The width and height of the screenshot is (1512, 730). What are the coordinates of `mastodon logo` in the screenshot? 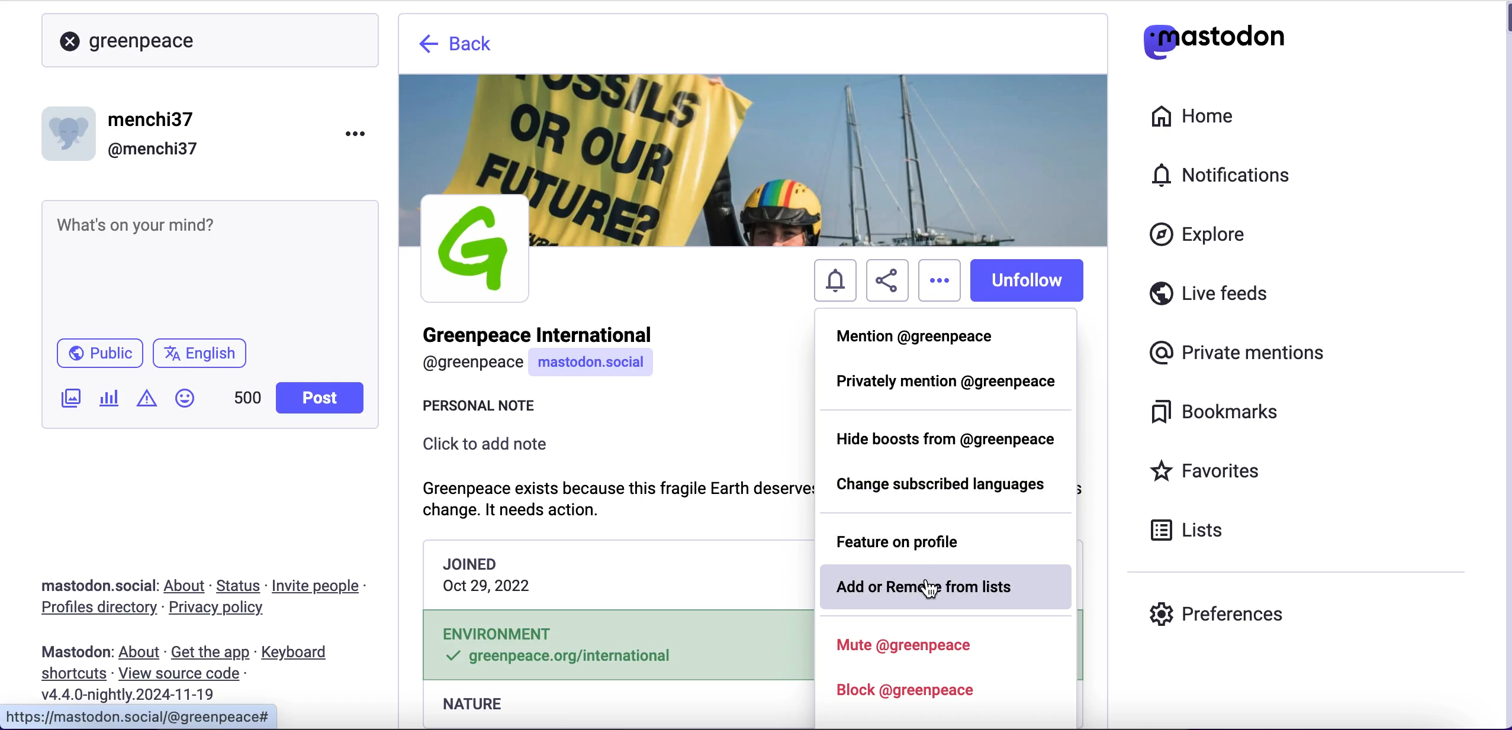 It's located at (1214, 38).